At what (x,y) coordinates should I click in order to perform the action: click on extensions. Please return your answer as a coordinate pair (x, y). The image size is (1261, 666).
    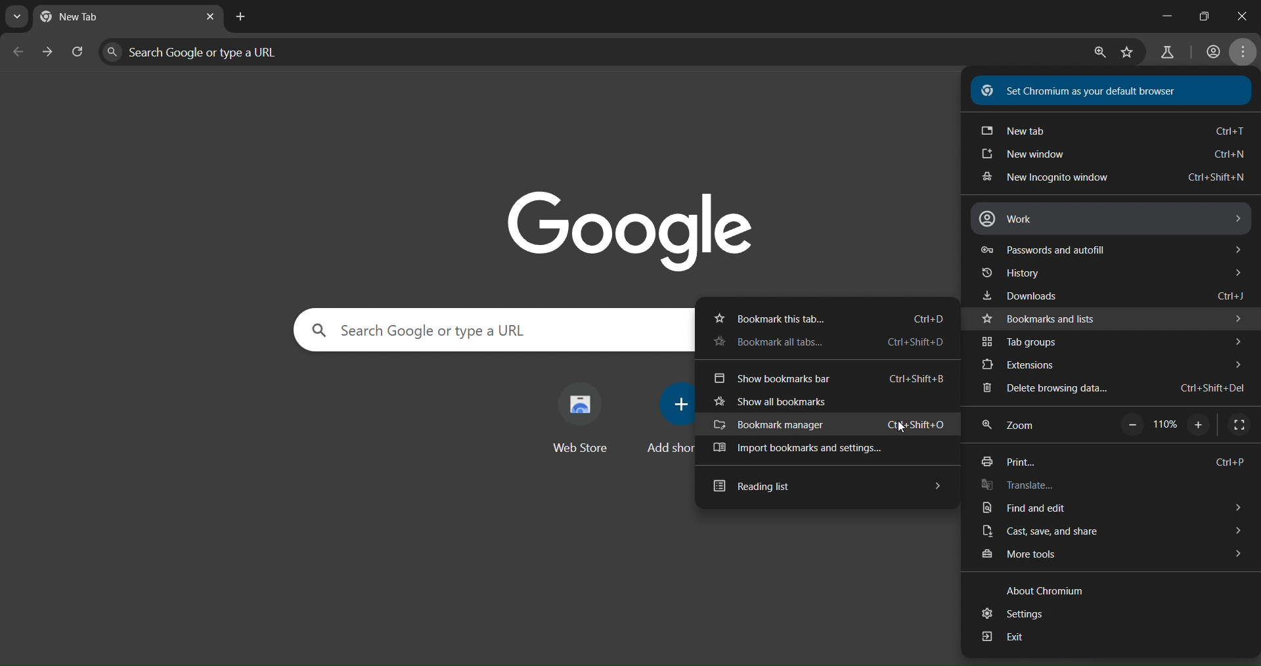
    Looking at the image, I should click on (1111, 365).